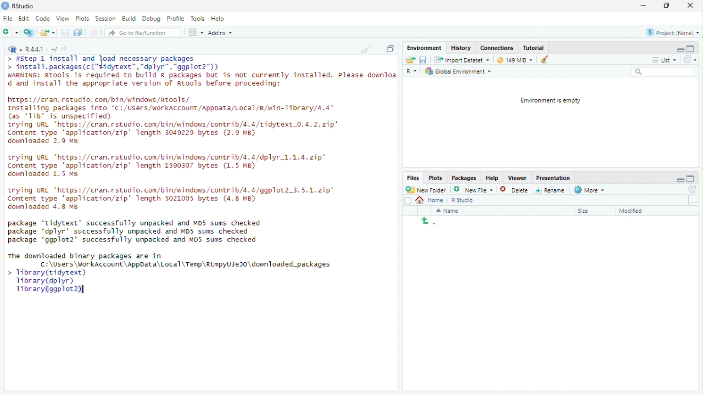 This screenshot has width=703, height=395. I want to click on Help, so click(493, 177).